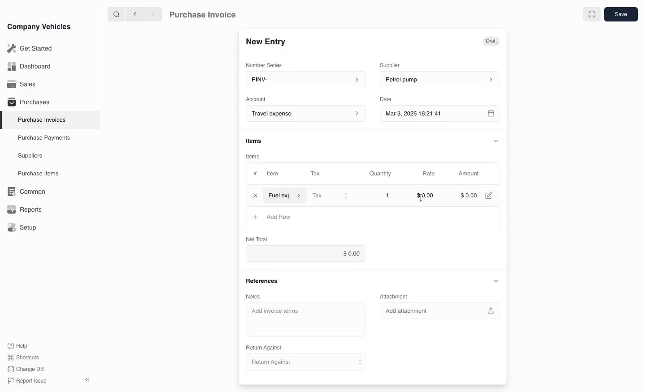 The width and height of the screenshot is (645, 392). What do you see at coordinates (440, 311) in the screenshot?
I see `Add attachment` at bounding box center [440, 311].